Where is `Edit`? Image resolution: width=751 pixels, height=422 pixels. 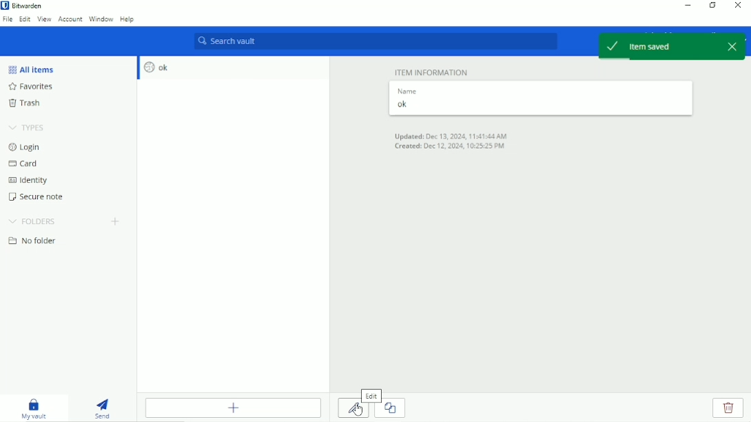
Edit is located at coordinates (349, 408).